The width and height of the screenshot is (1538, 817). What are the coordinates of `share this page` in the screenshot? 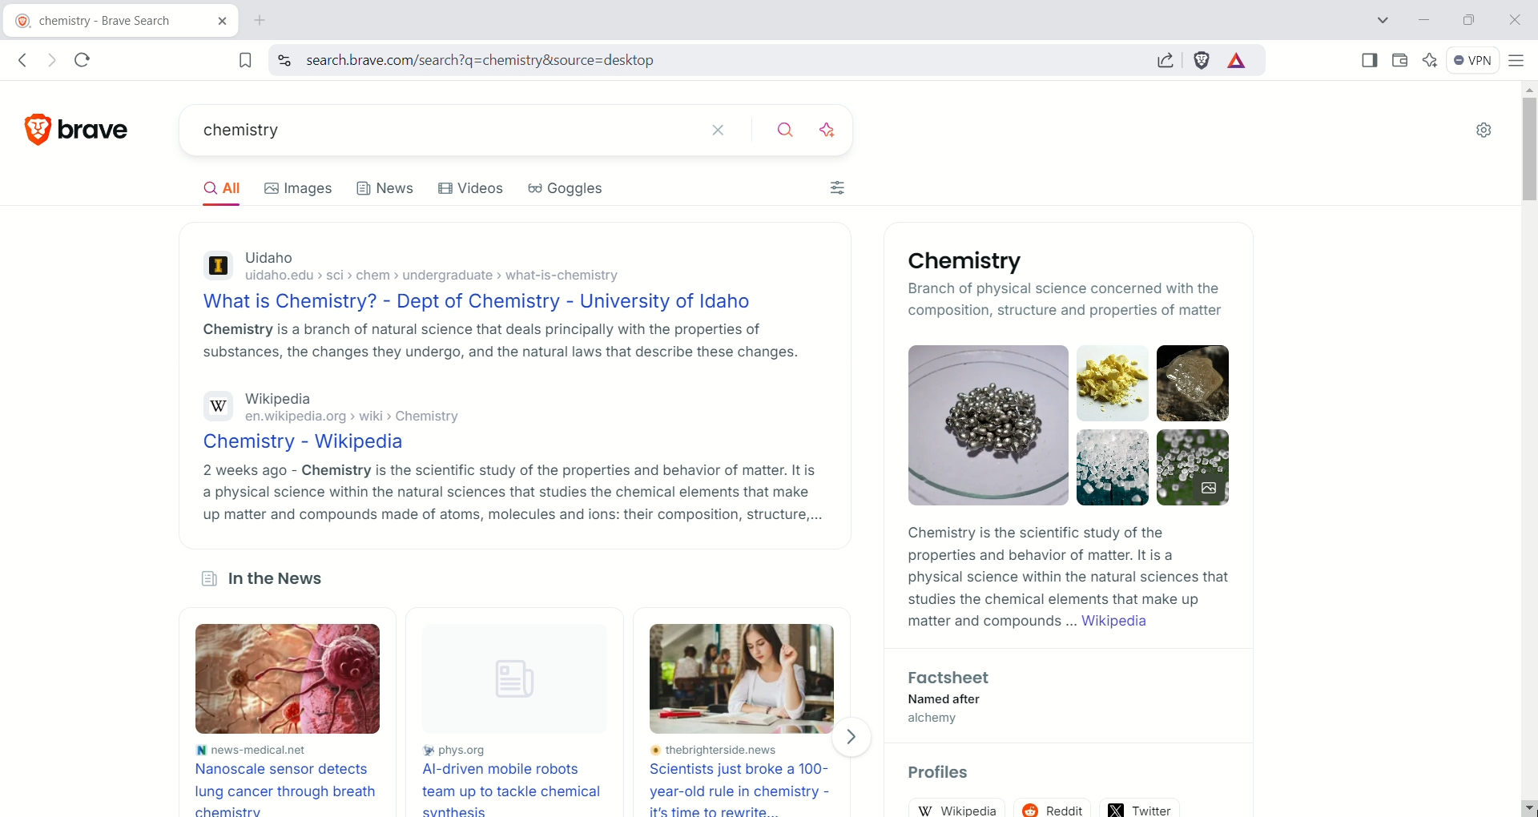 It's located at (1166, 59).